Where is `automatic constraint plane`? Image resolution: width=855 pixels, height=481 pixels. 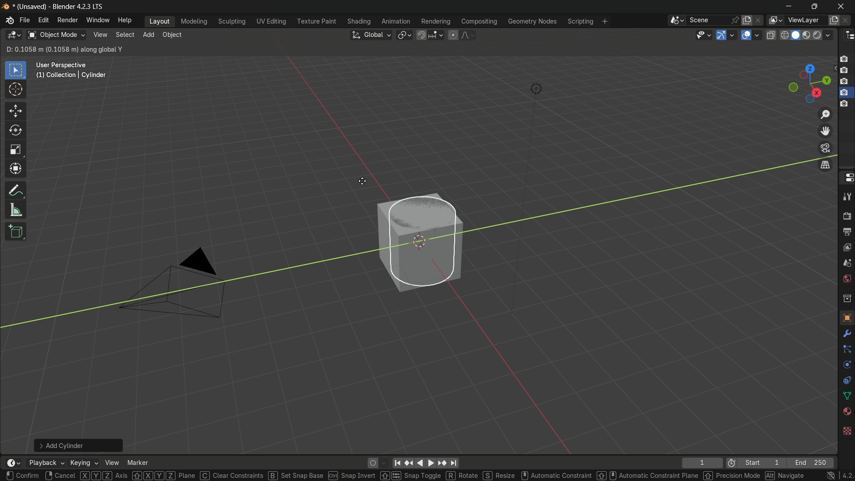 automatic constraint plane is located at coordinates (647, 476).